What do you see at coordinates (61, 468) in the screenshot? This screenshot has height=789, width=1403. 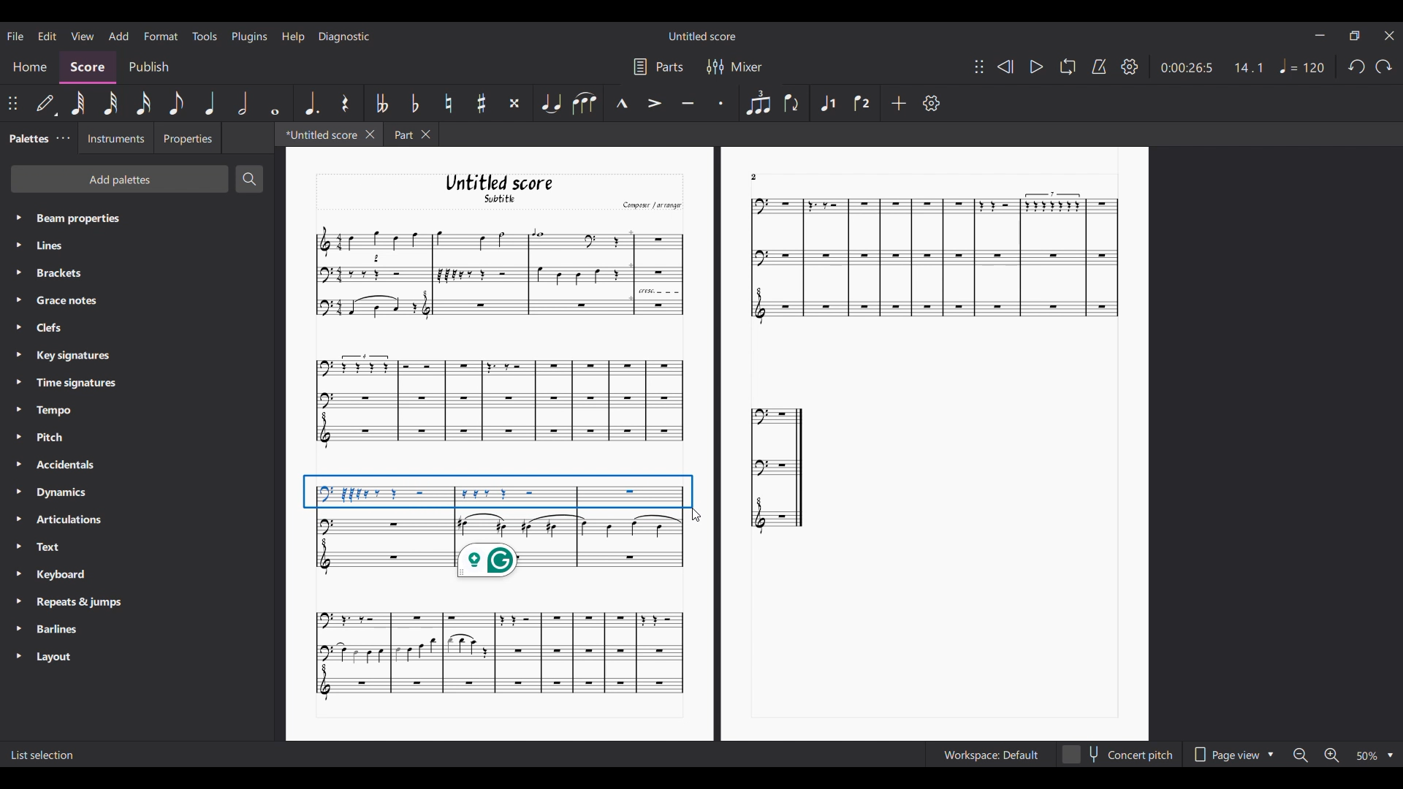 I see `»  Accidentals` at bounding box center [61, 468].